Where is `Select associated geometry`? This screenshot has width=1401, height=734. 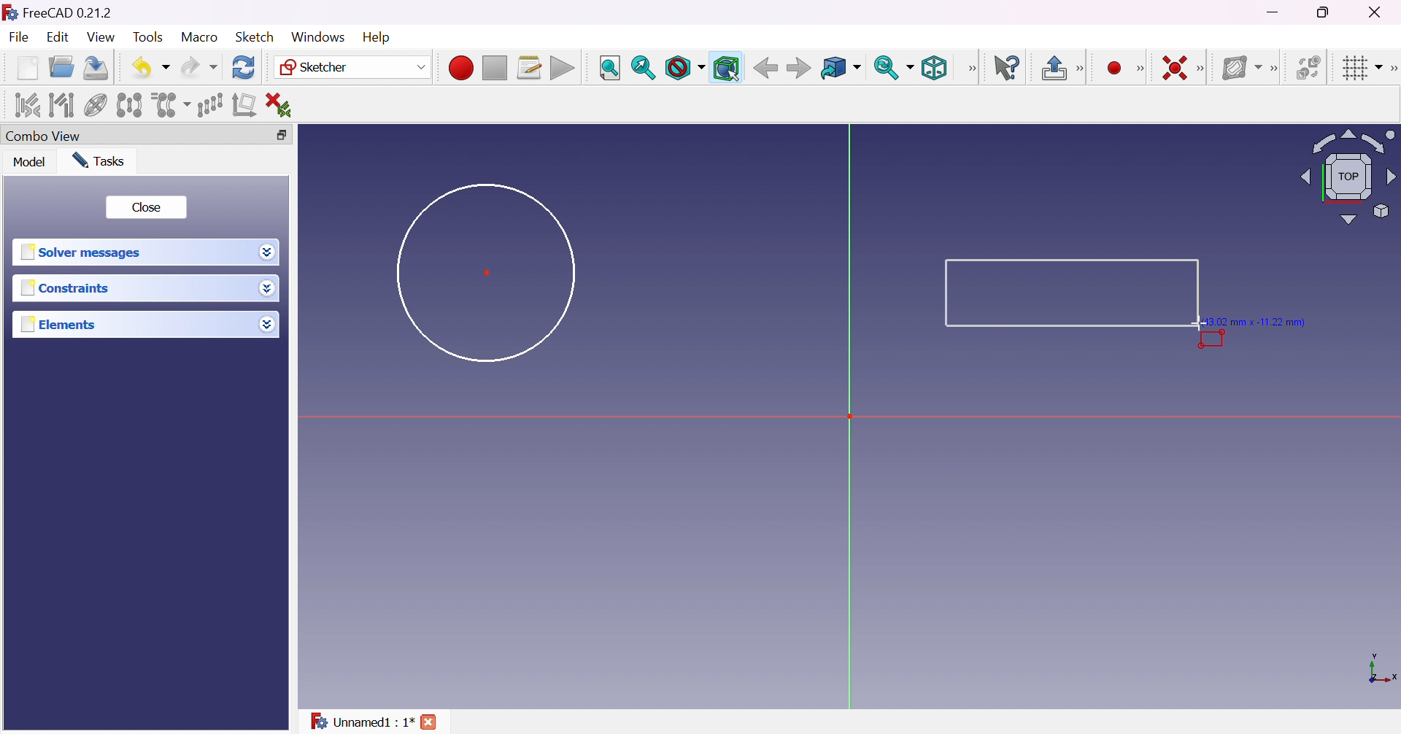
Select associated geometry is located at coordinates (62, 104).